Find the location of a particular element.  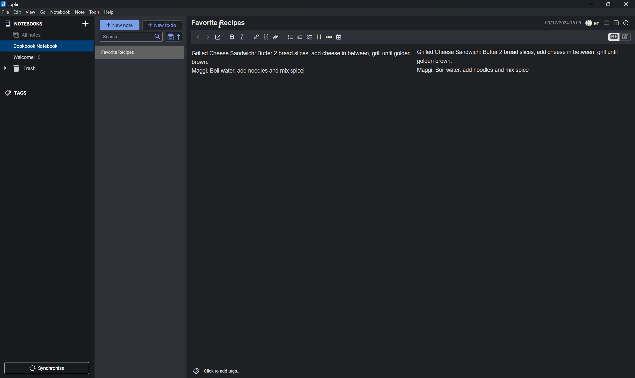

NOTEBOOKS is located at coordinates (24, 24).